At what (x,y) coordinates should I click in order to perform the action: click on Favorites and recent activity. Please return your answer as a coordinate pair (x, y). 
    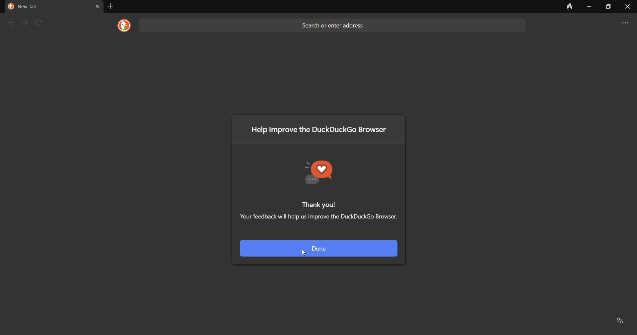
    Looking at the image, I should click on (621, 320).